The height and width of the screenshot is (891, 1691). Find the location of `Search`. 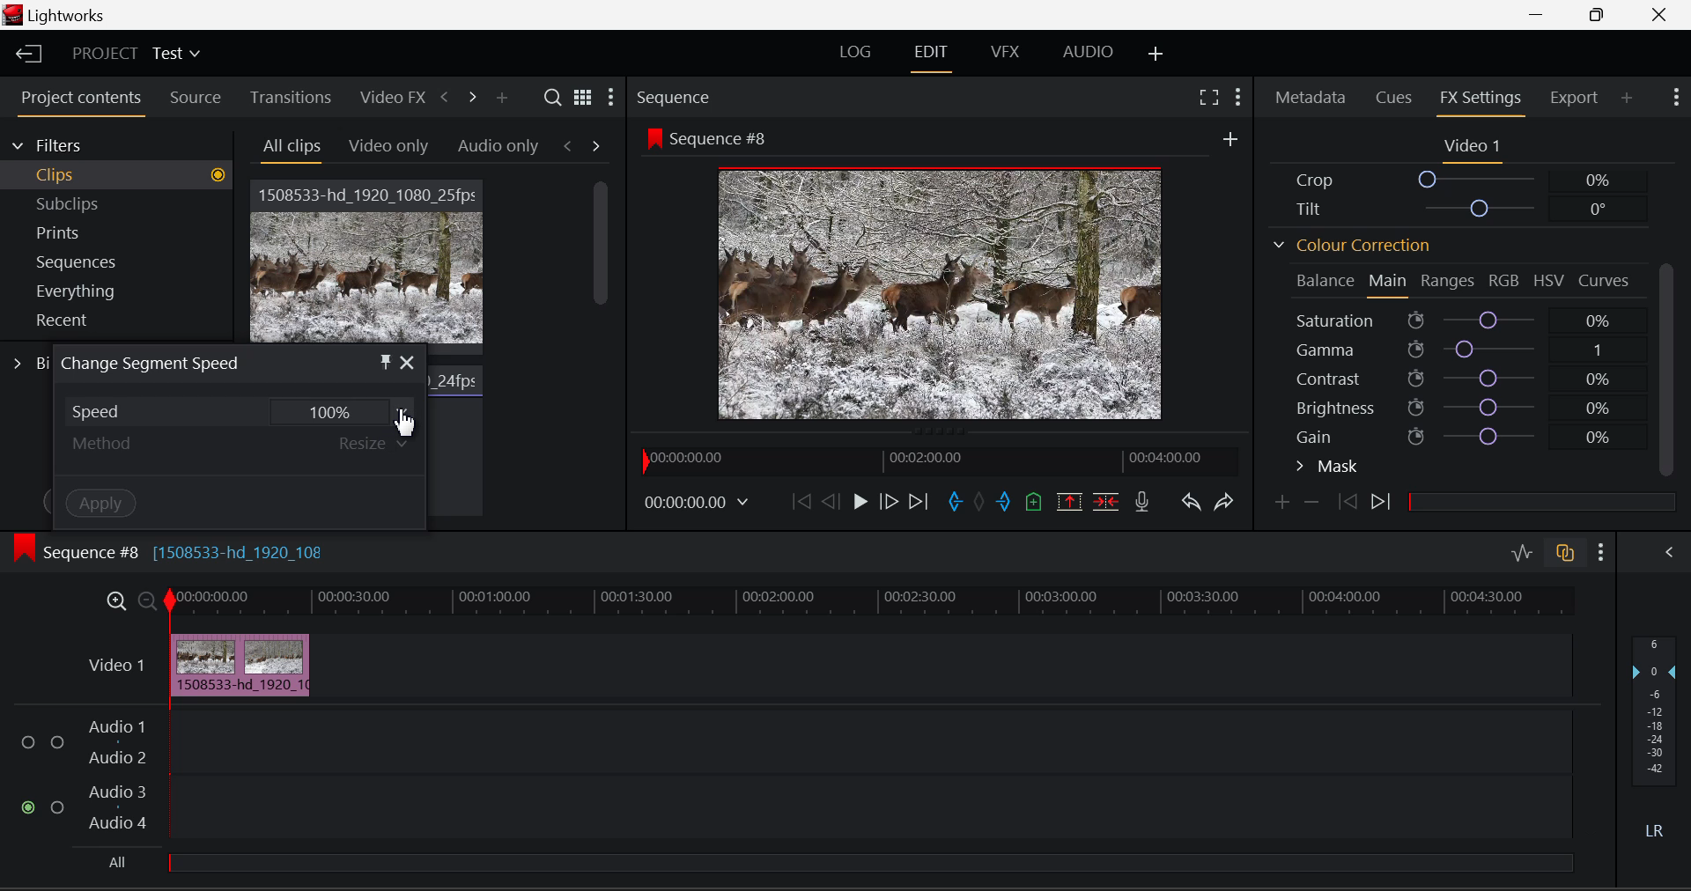

Search is located at coordinates (550, 98).